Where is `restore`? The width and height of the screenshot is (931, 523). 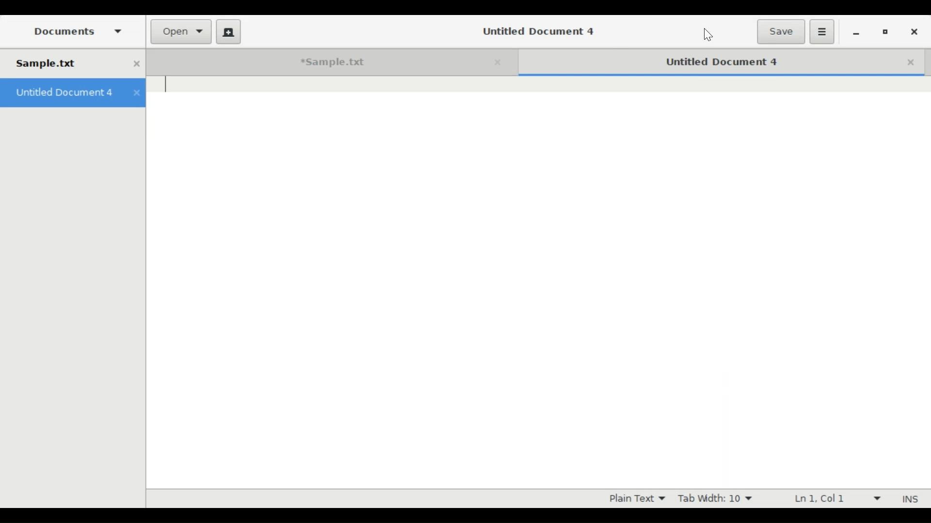 restore is located at coordinates (886, 32).